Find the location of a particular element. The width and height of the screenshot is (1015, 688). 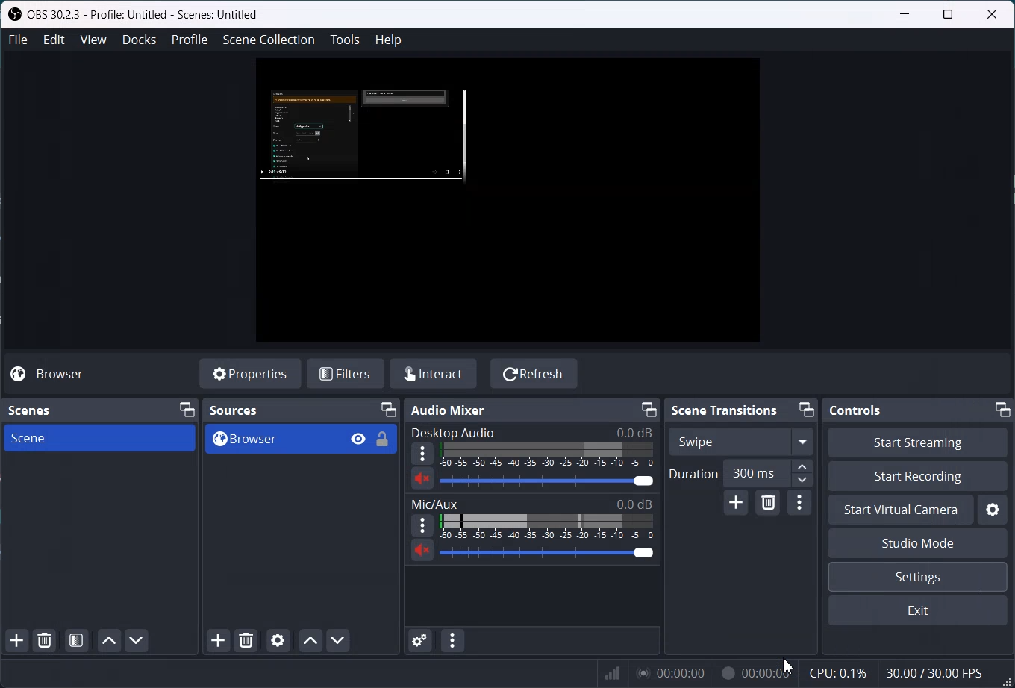

Remove configurable transition is located at coordinates (768, 503).